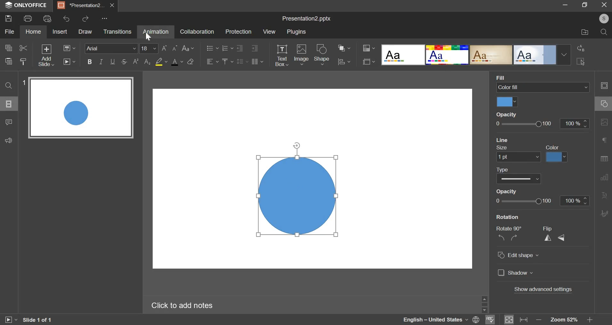  I want to click on horizontal alignment, so click(213, 62).